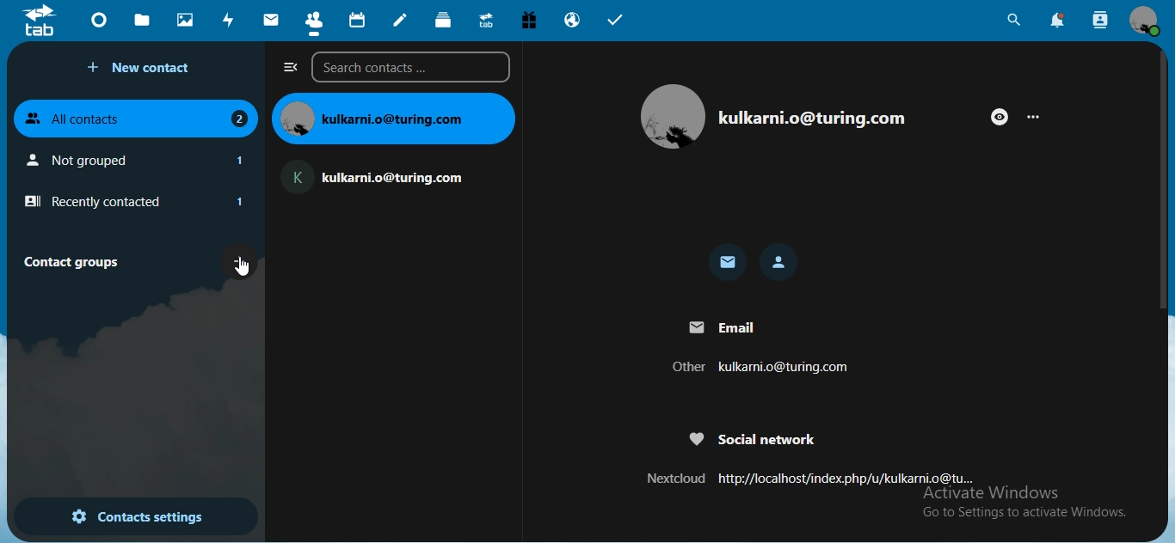 The height and width of the screenshot is (543, 1175). Describe the element at coordinates (378, 176) in the screenshot. I see `kulkarni.o@turing.com` at that location.